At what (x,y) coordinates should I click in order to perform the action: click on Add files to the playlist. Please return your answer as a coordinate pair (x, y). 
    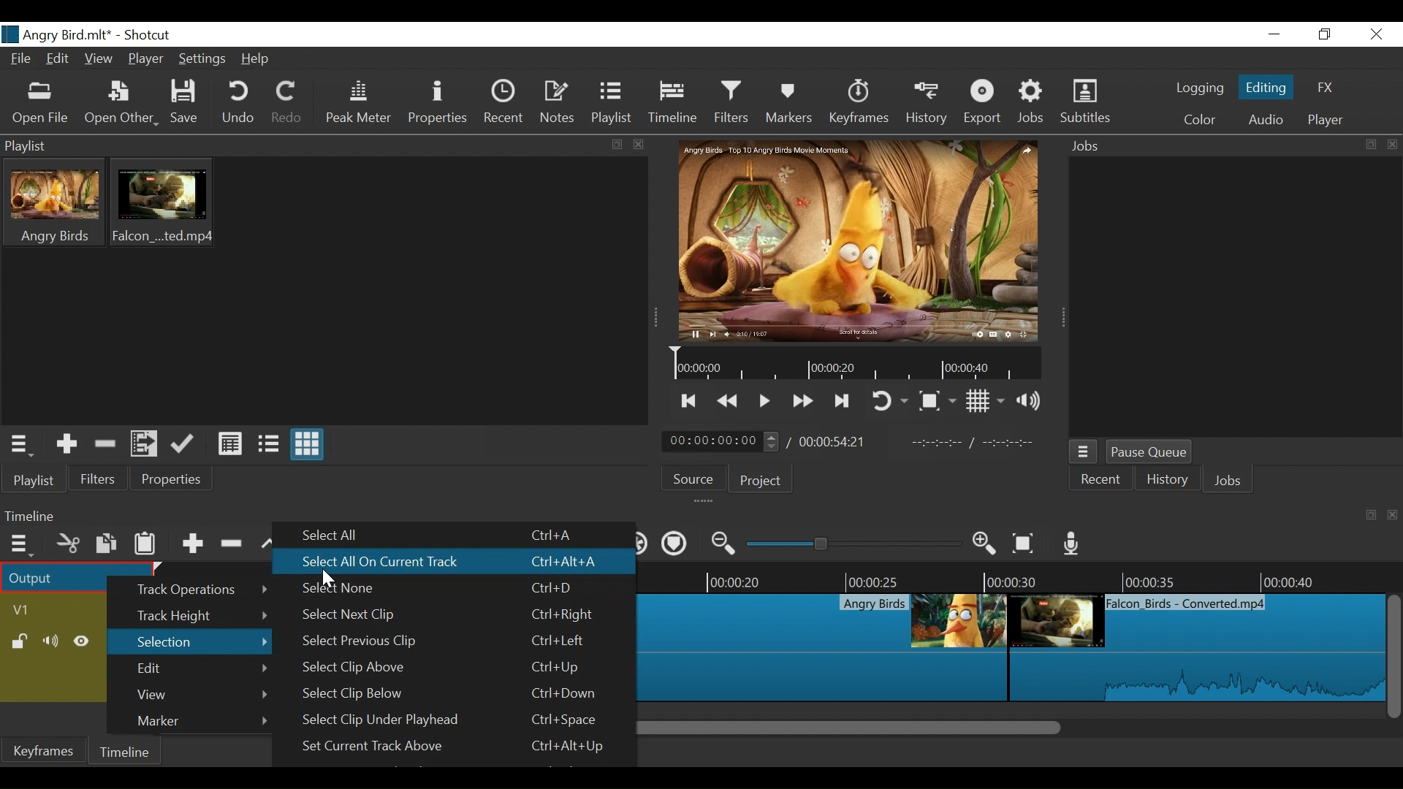
    Looking at the image, I should click on (143, 445).